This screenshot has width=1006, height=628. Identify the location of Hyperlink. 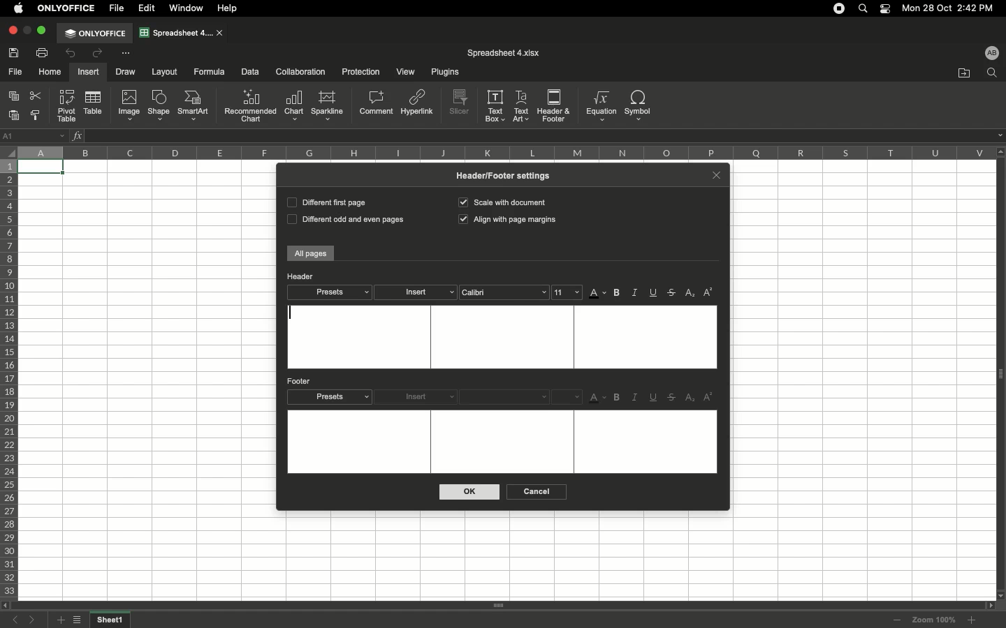
(418, 105).